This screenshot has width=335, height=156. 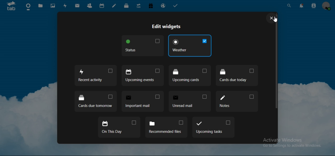 I want to click on photos, so click(x=53, y=6).